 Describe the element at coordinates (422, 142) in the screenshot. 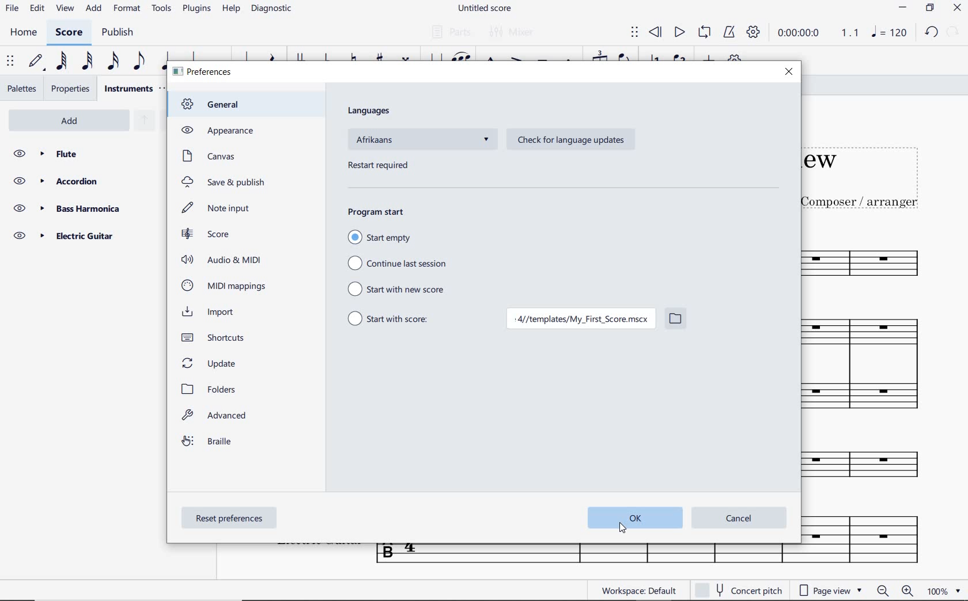

I see `afrikaans` at that location.